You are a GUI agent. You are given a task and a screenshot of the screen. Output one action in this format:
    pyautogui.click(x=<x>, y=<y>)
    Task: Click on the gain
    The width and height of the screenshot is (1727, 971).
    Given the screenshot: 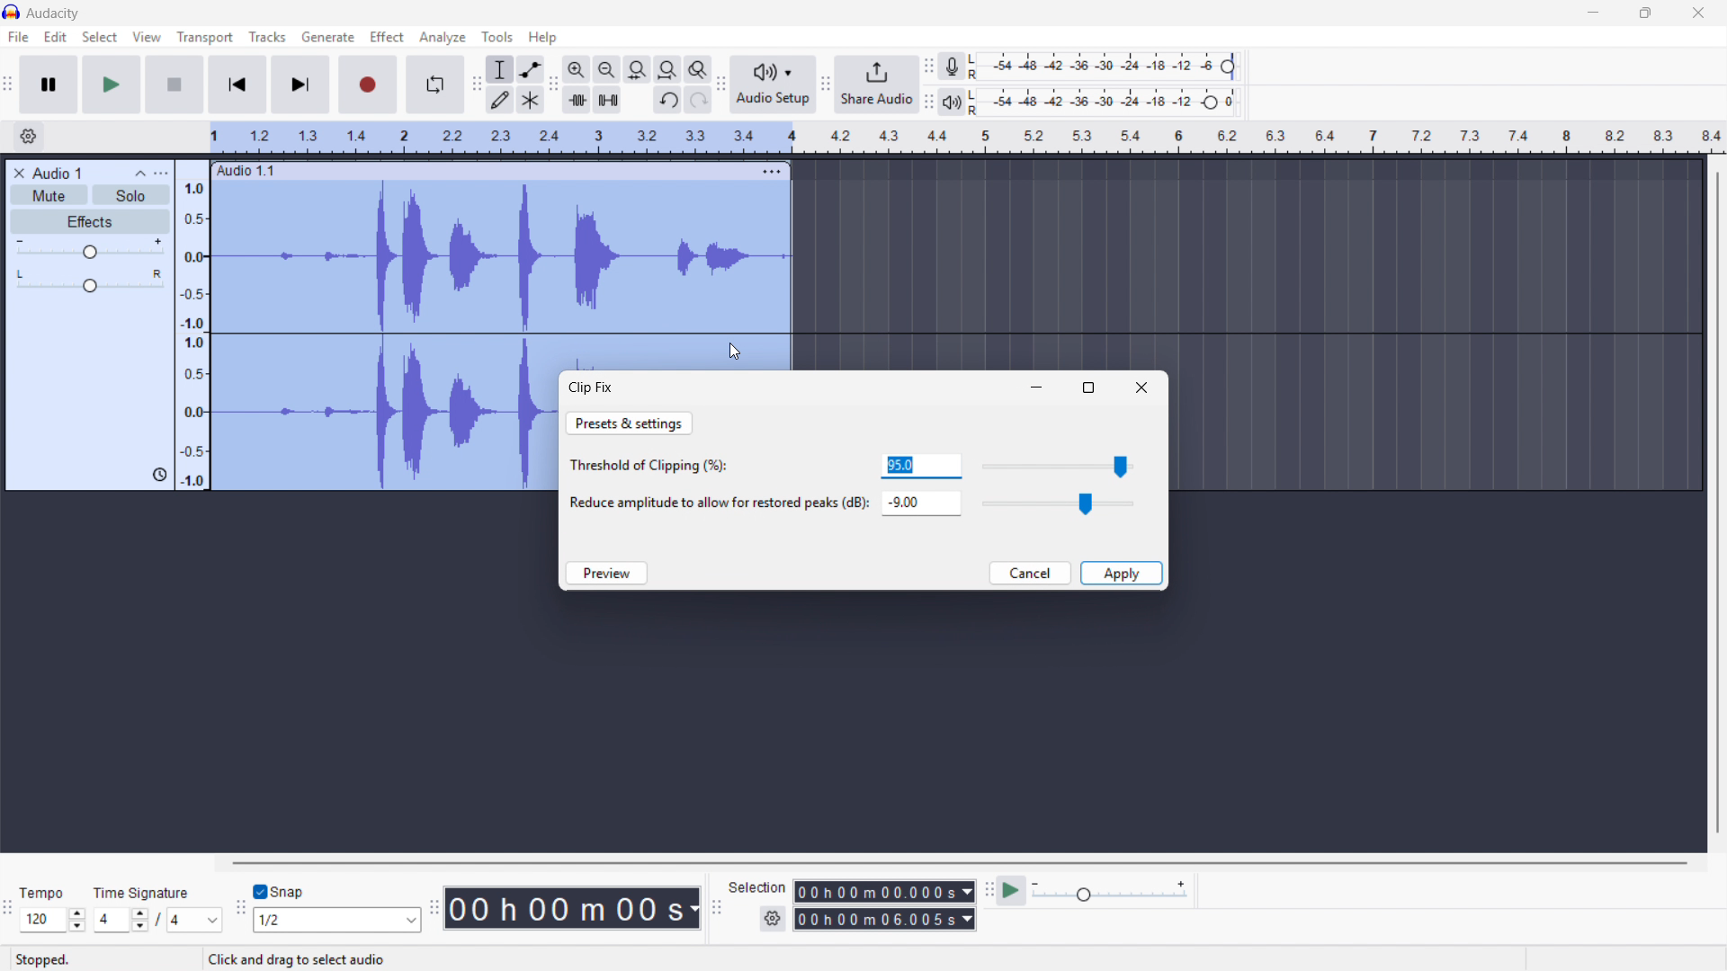 What is the action you would take?
    pyautogui.click(x=91, y=252)
    